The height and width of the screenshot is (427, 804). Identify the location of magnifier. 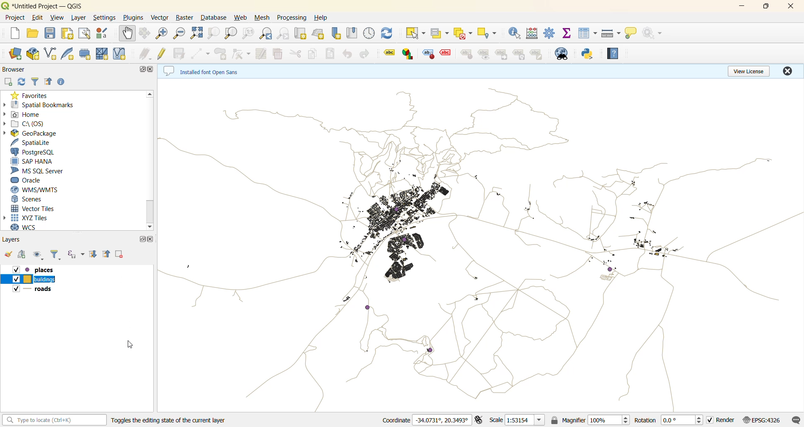
(598, 421).